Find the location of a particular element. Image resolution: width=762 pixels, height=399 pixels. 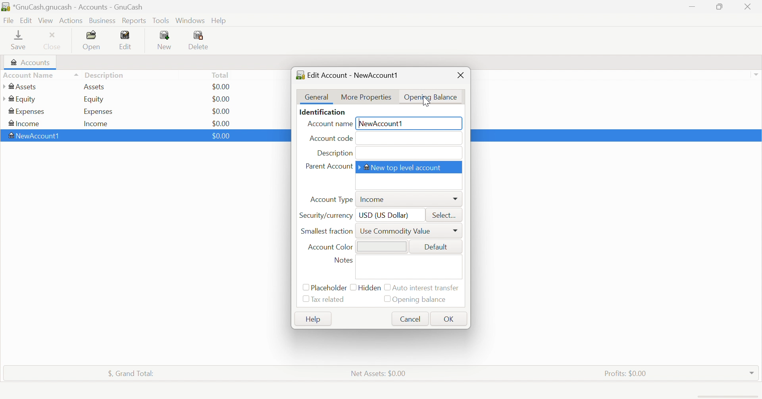

View is located at coordinates (46, 20).